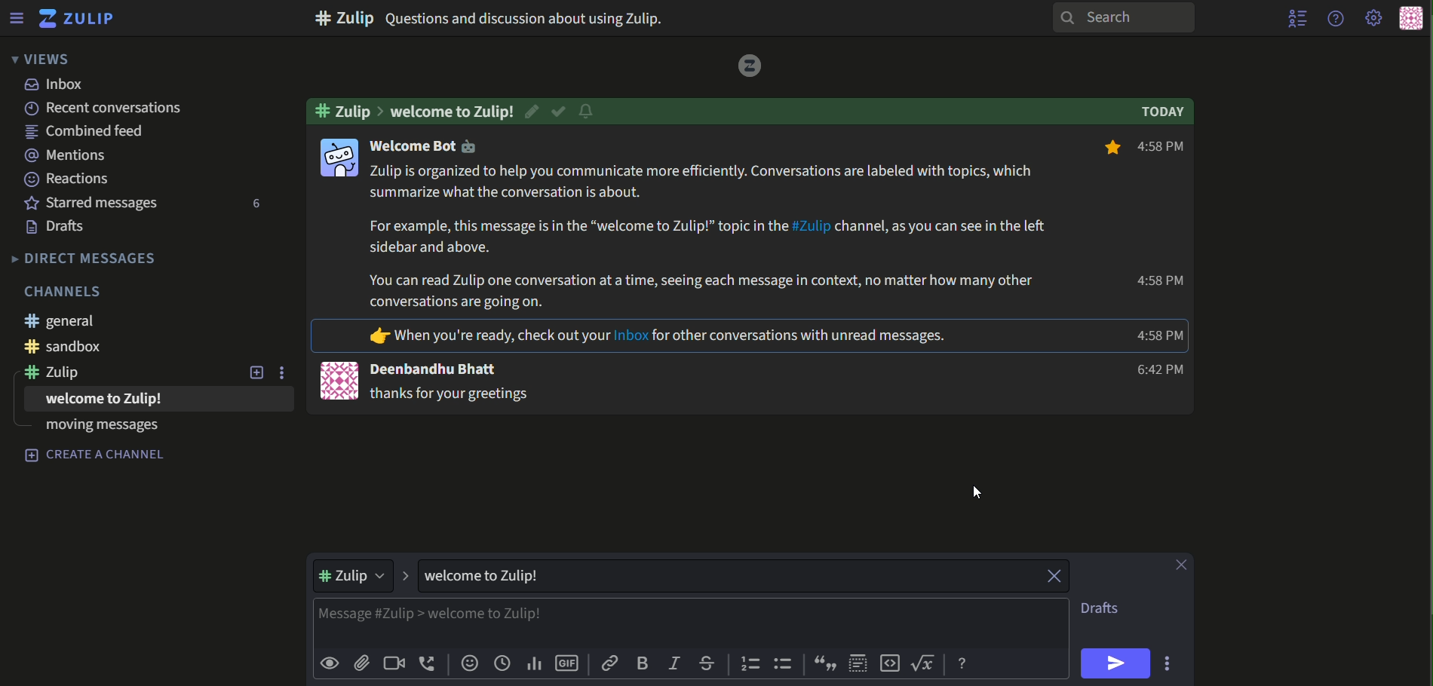  Describe the element at coordinates (1109, 149) in the screenshot. I see `bookmark` at that location.